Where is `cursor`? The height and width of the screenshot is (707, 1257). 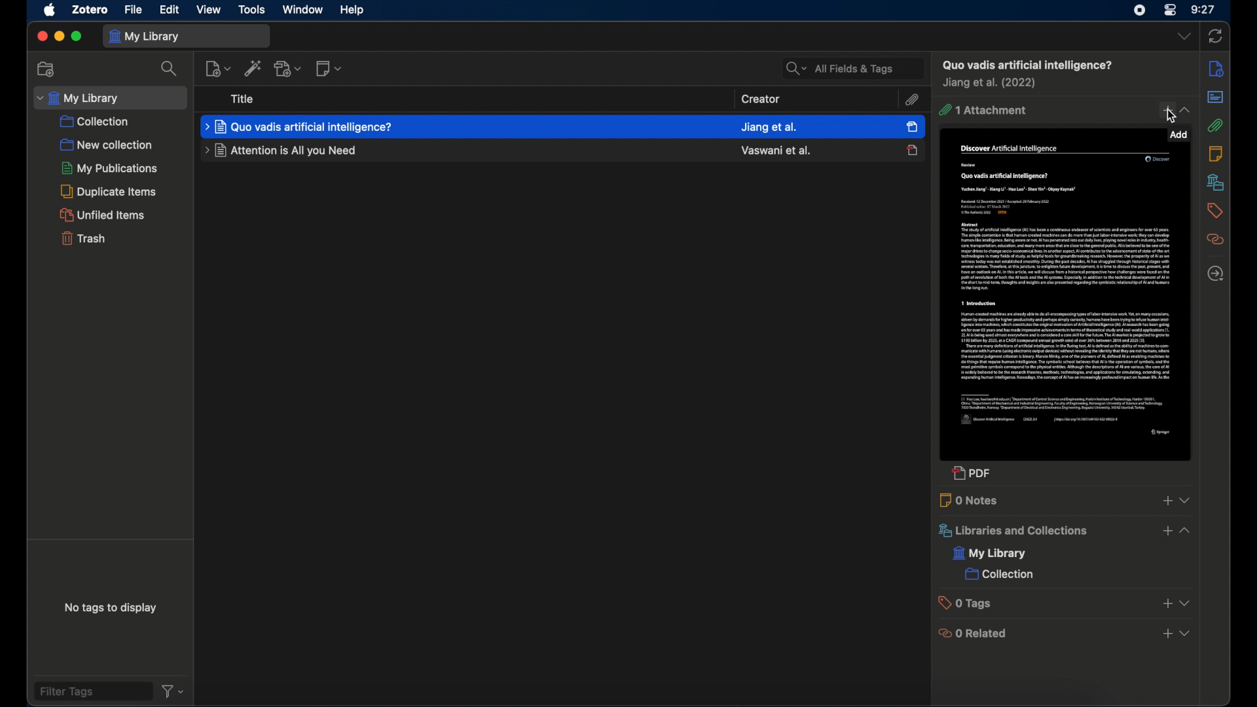
cursor is located at coordinates (1169, 116).